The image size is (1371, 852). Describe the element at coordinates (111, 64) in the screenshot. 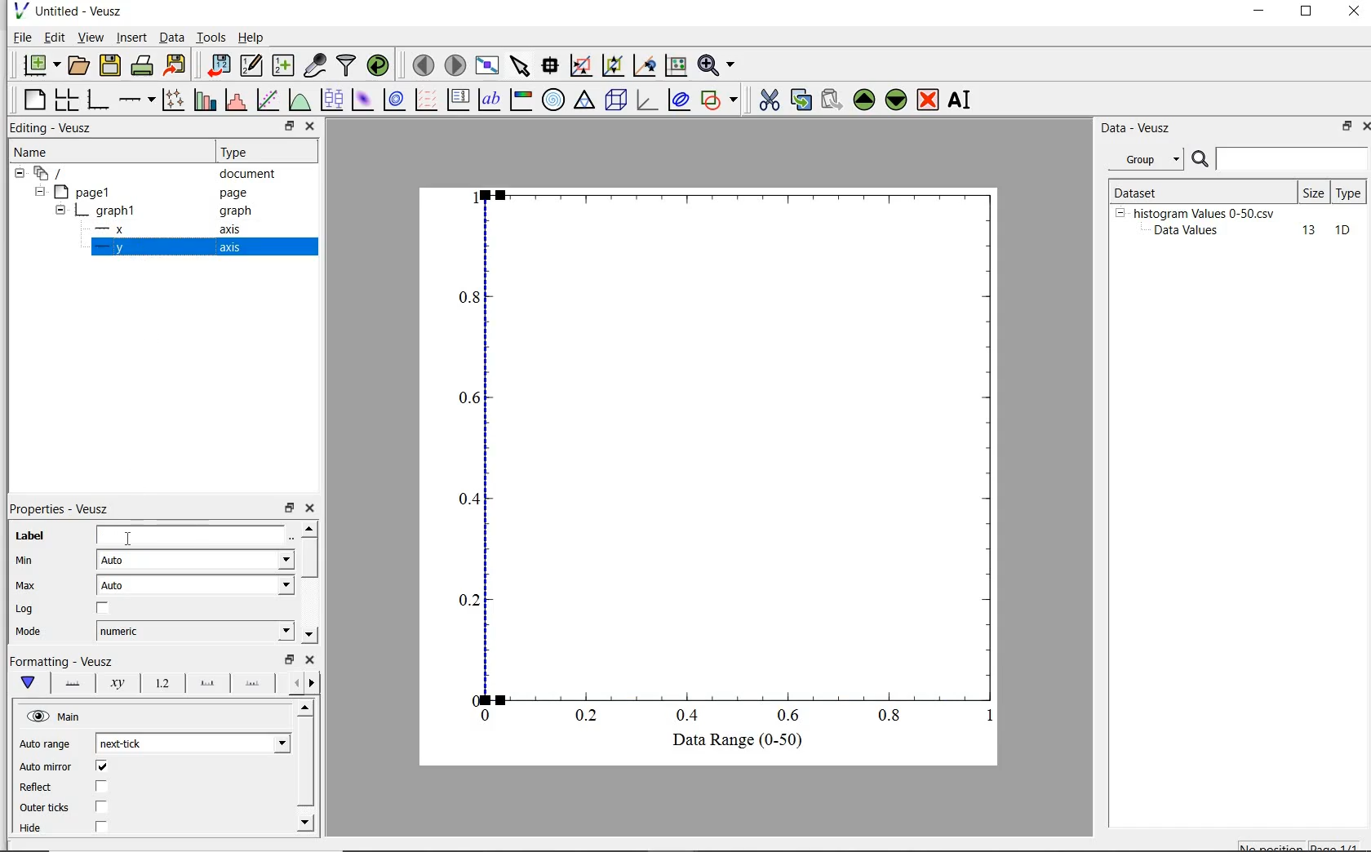

I see `save` at that location.